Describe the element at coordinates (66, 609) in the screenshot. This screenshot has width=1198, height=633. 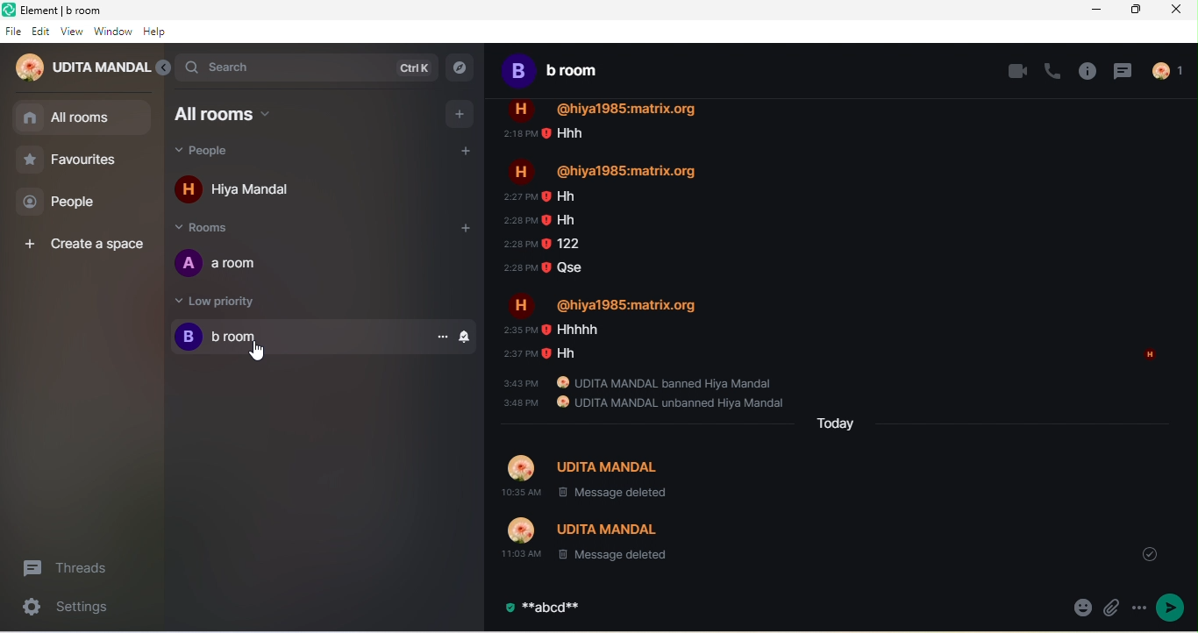
I see `settings` at that location.